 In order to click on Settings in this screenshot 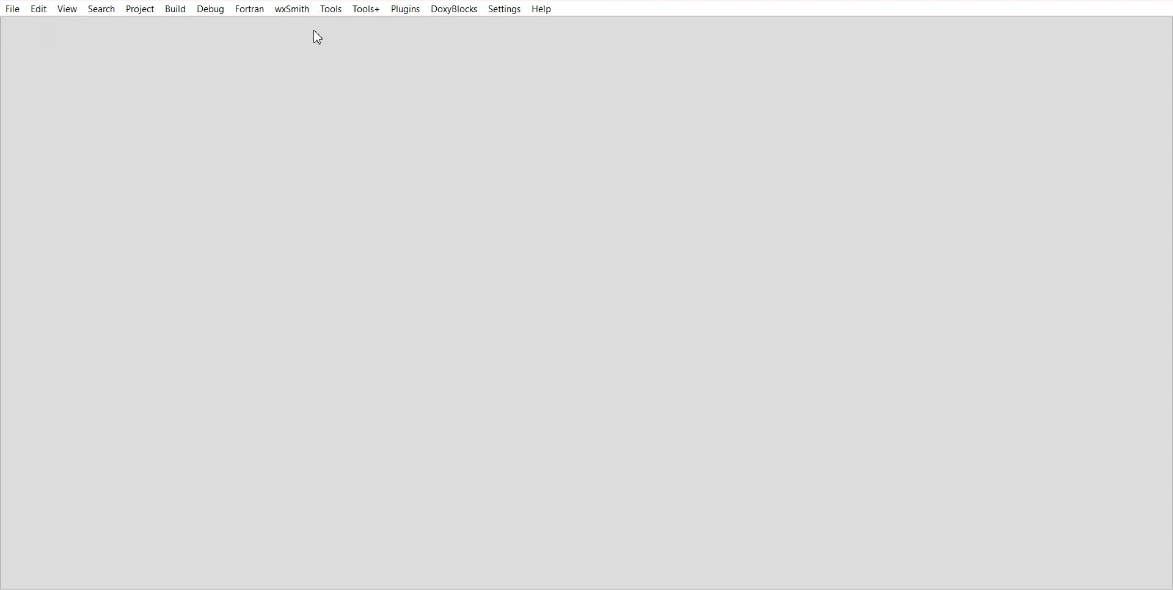, I will do `click(505, 9)`.